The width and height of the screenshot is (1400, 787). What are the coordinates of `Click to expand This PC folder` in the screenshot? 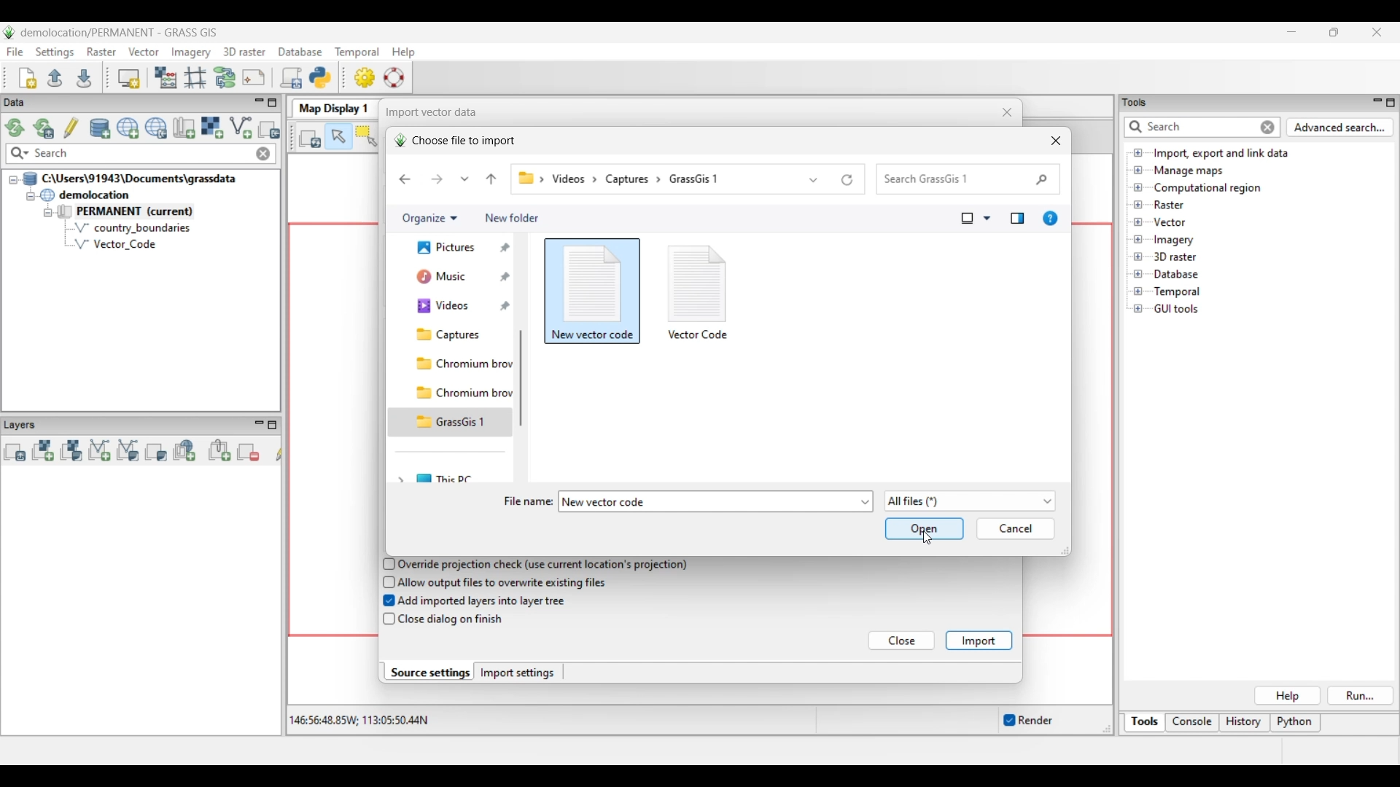 It's located at (400, 478).